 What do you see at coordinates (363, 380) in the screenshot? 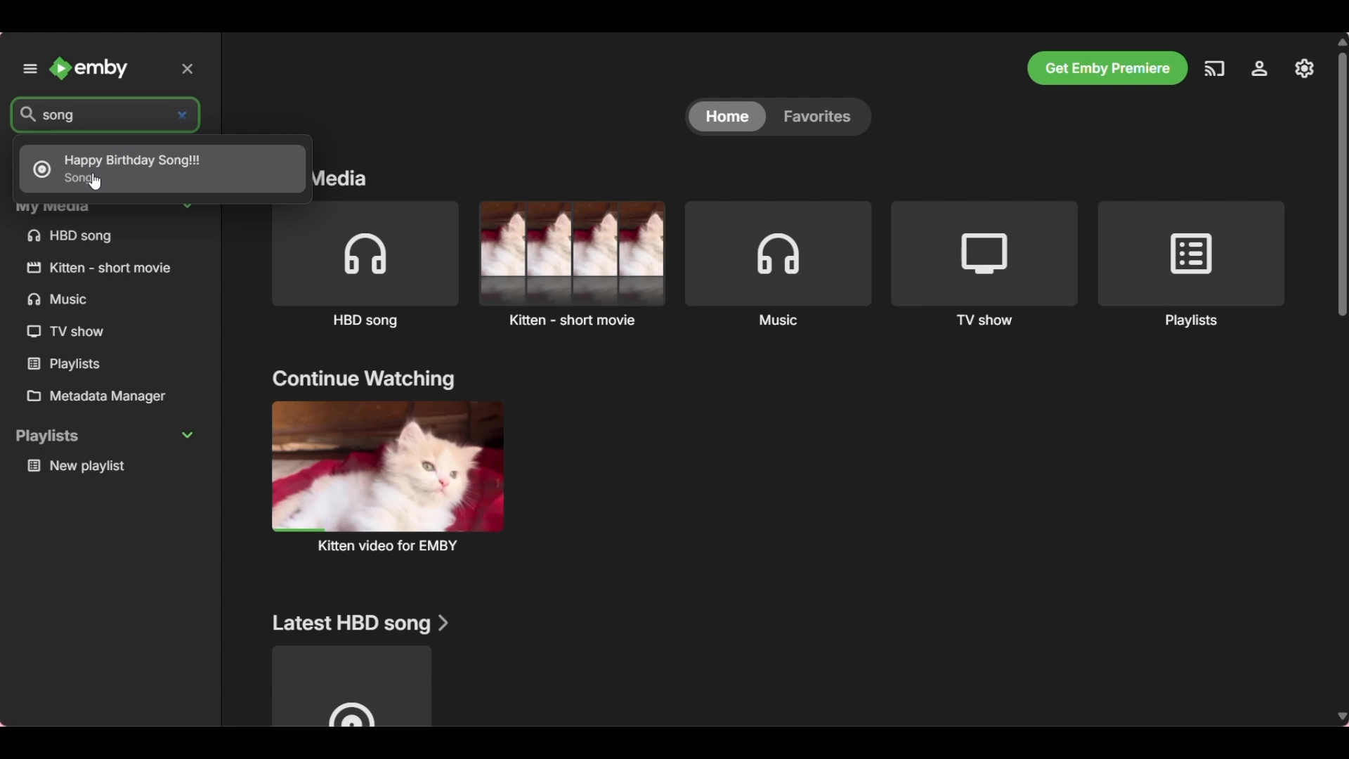
I see `continue watching` at bounding box center [363, 380].